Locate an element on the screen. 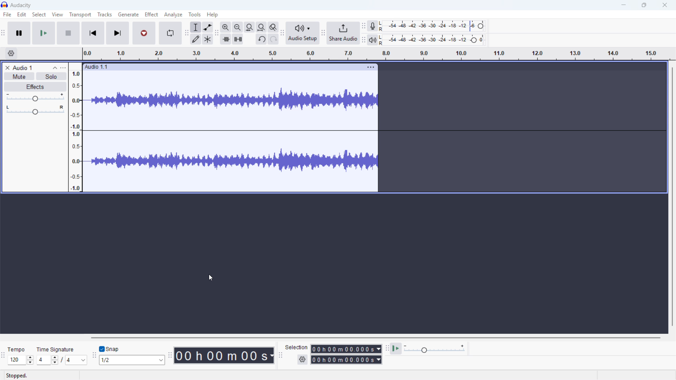  Track control panel menu  is located at coordinates (63, 68).